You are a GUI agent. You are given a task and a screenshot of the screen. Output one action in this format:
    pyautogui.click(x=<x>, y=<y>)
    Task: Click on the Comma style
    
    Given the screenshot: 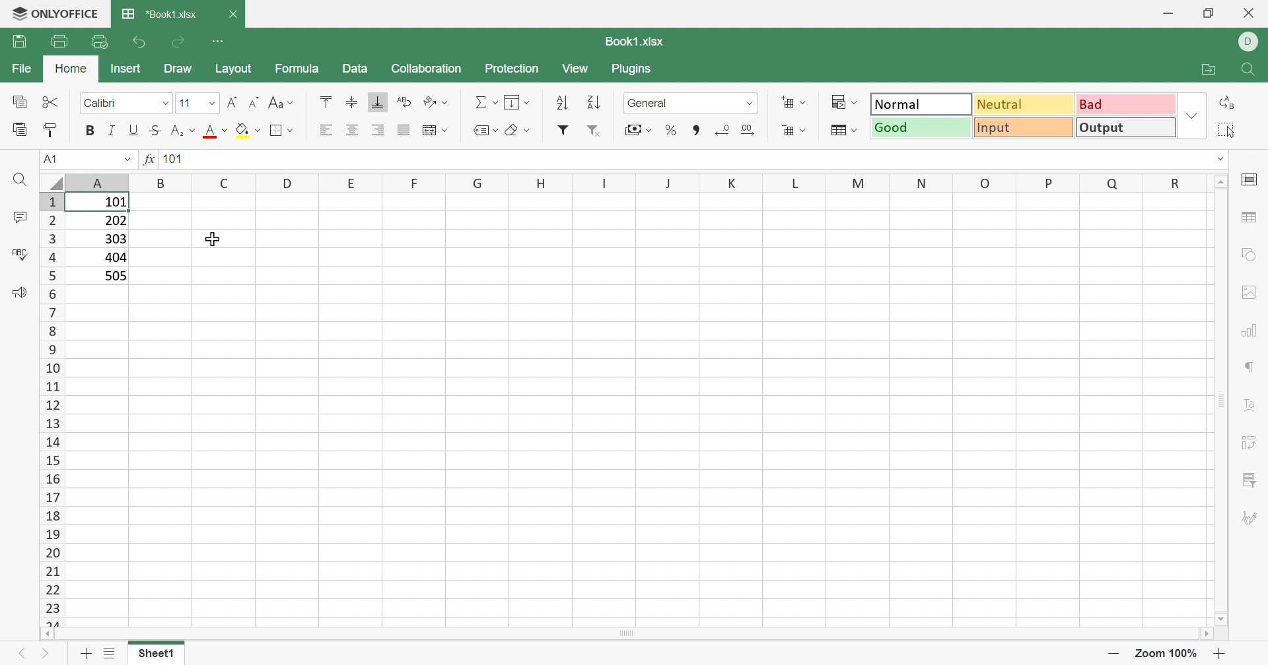 What is the action you would take?
    pyautogui.click(x=695, y=131)
    